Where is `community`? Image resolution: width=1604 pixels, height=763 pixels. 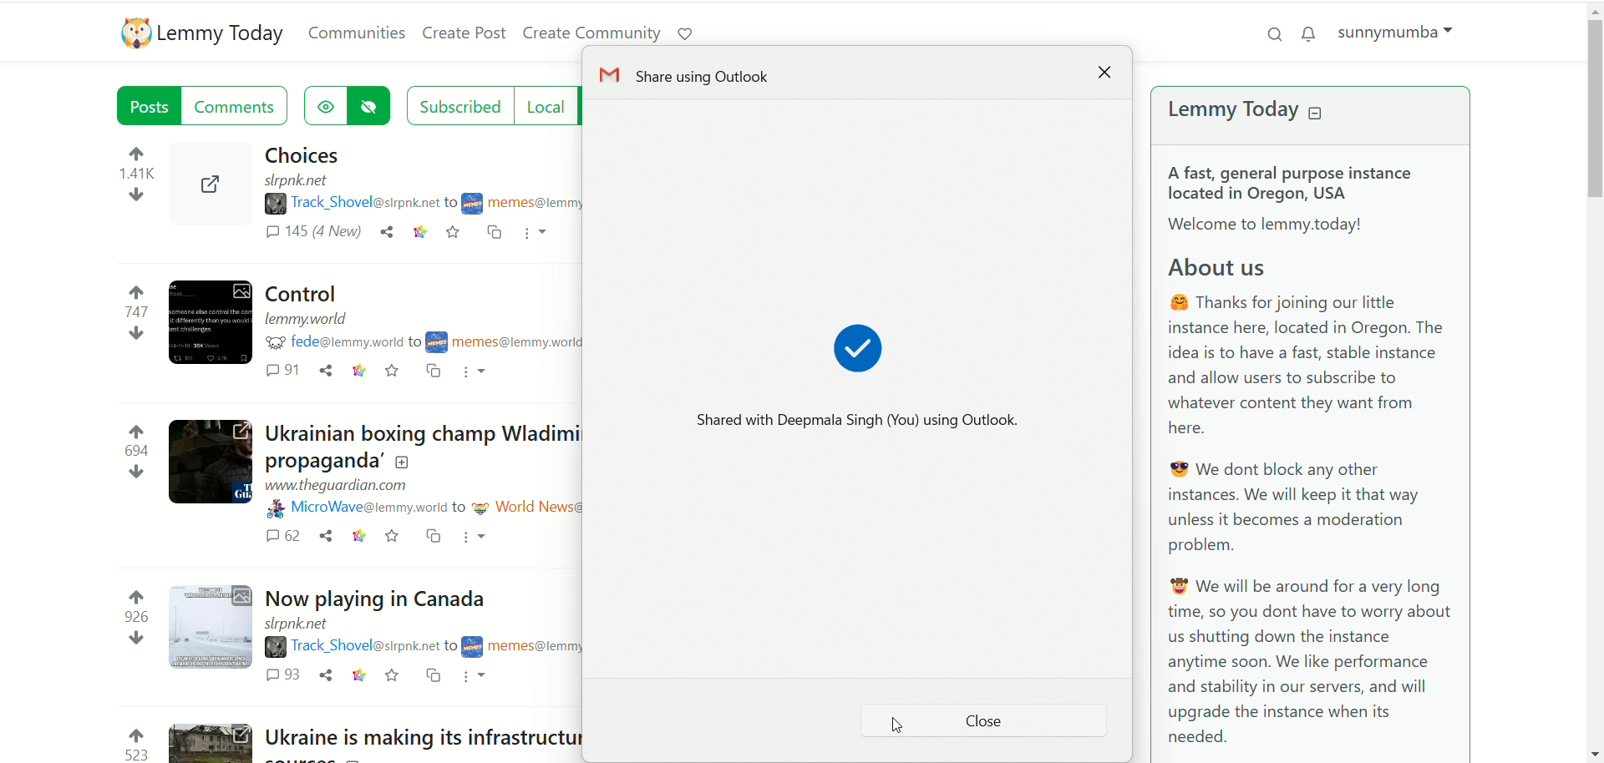 community is located at coordinates (525, 202).